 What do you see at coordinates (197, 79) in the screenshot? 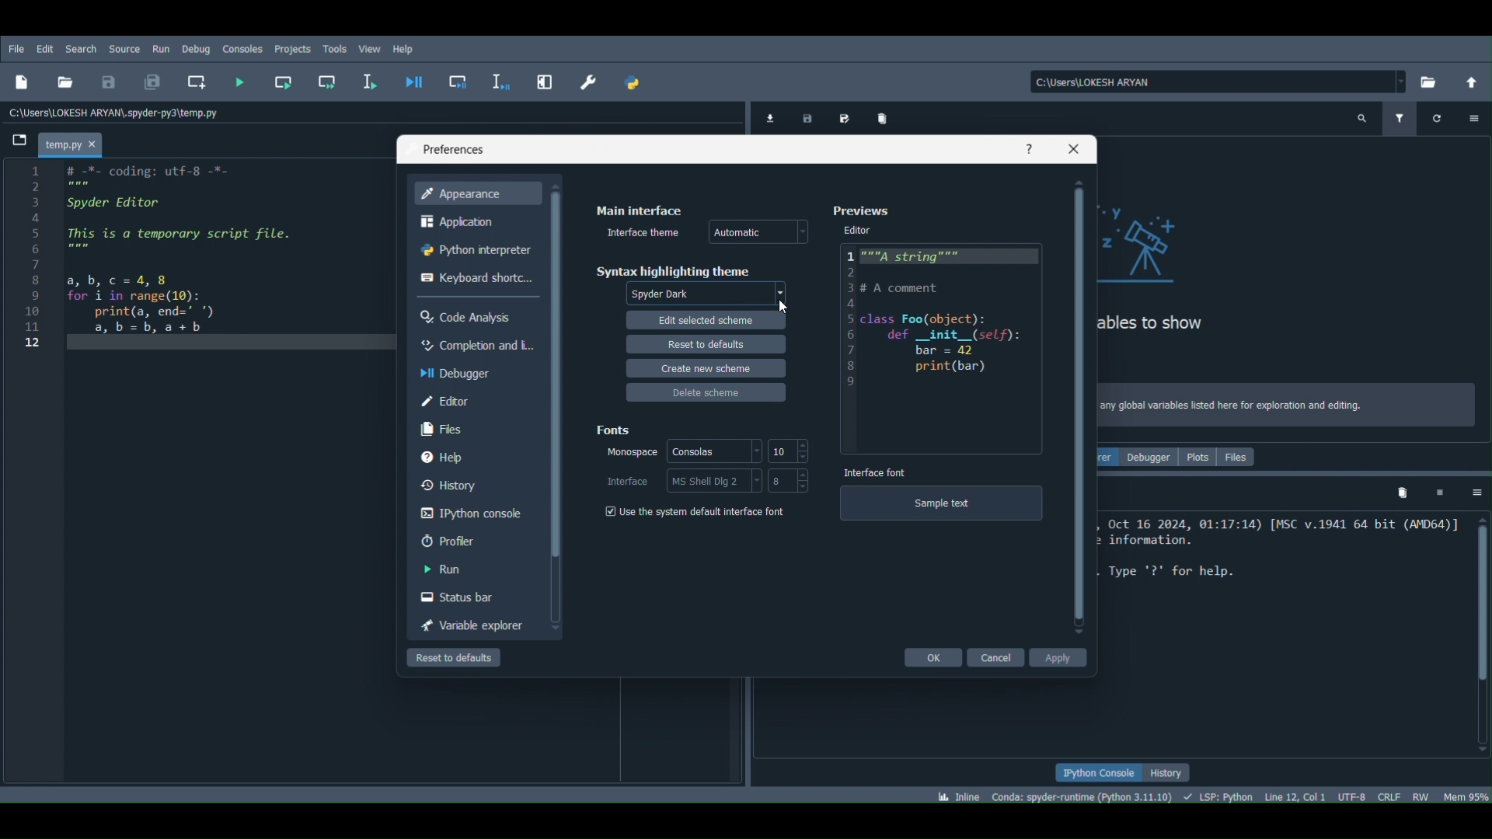
I see `Create new cell at the current line (Ctrl + 2)` at bounding box center [197, 79].